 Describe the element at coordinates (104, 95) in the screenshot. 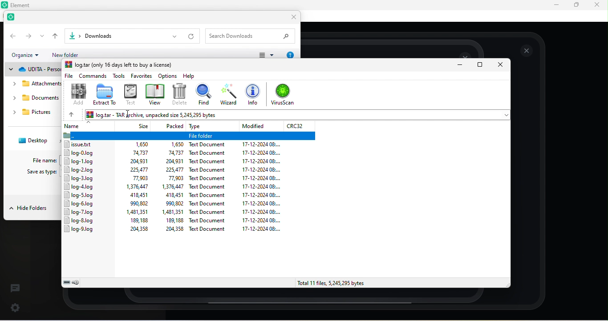

I see `extract to` at that location.